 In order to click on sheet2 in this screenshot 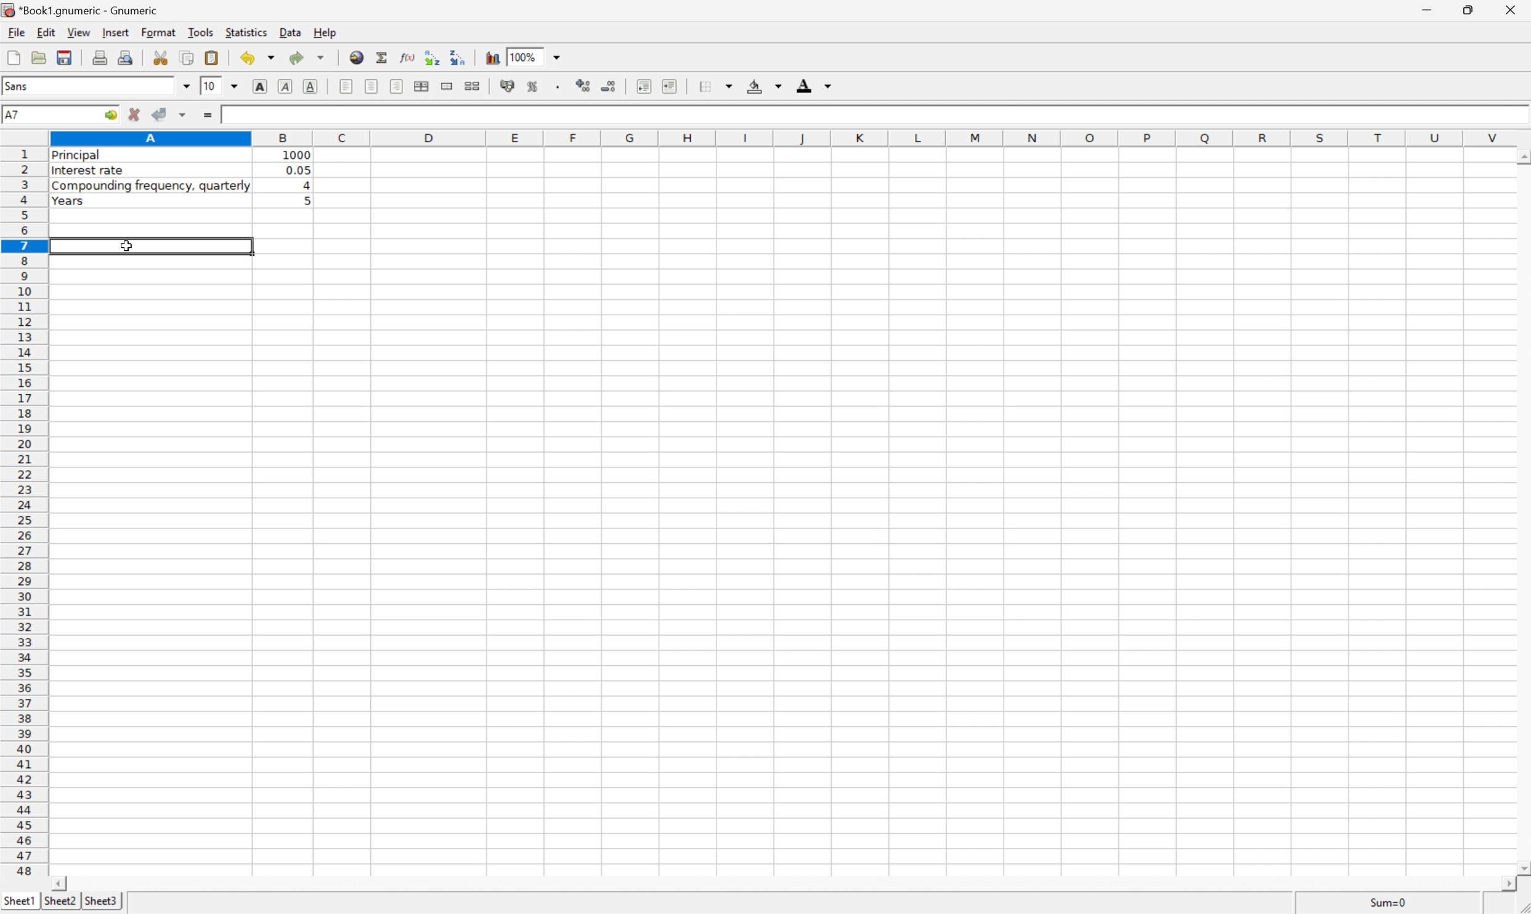, I will do `click(58, 904)`.